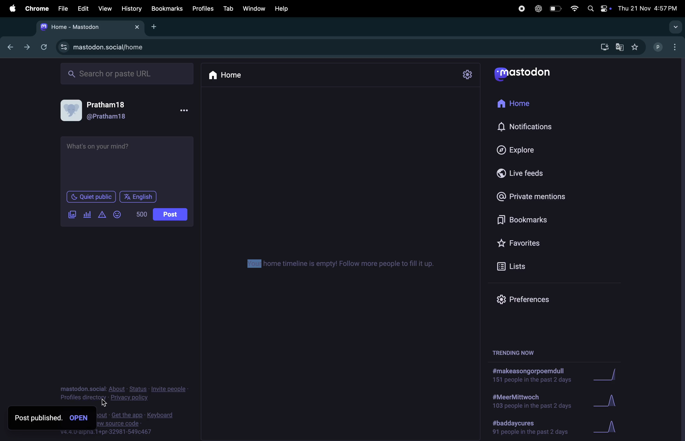 The image size is (685, 441). Describe the element at coordinates (143, 215) in the screenshot. I see `no of words` at that location.